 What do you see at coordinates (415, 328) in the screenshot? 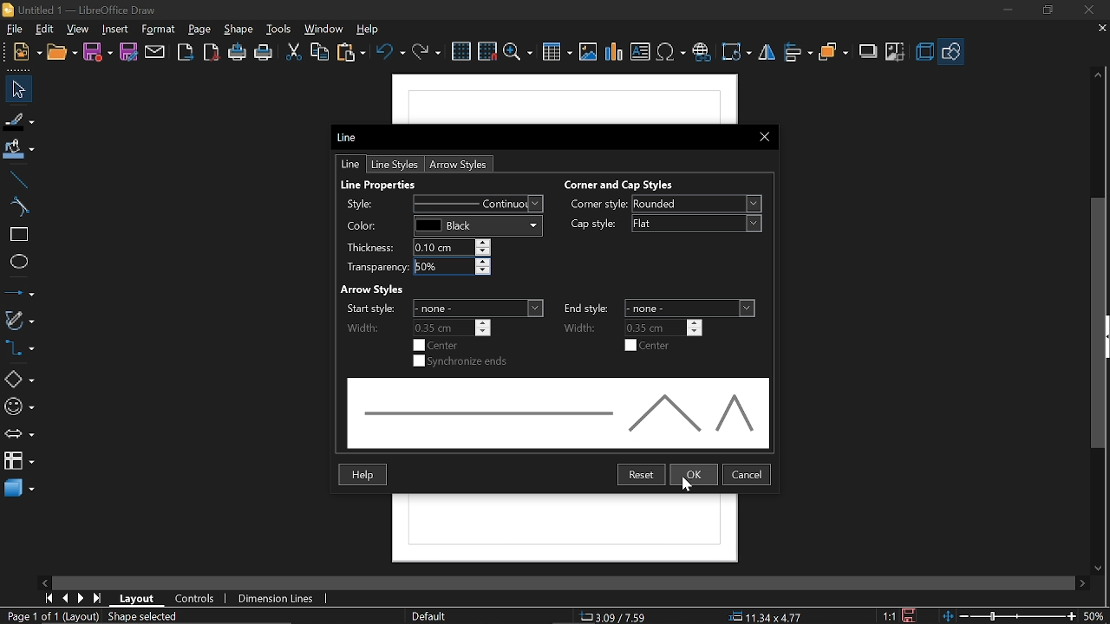
I see `Start Width` at bounding box center [415, 328].